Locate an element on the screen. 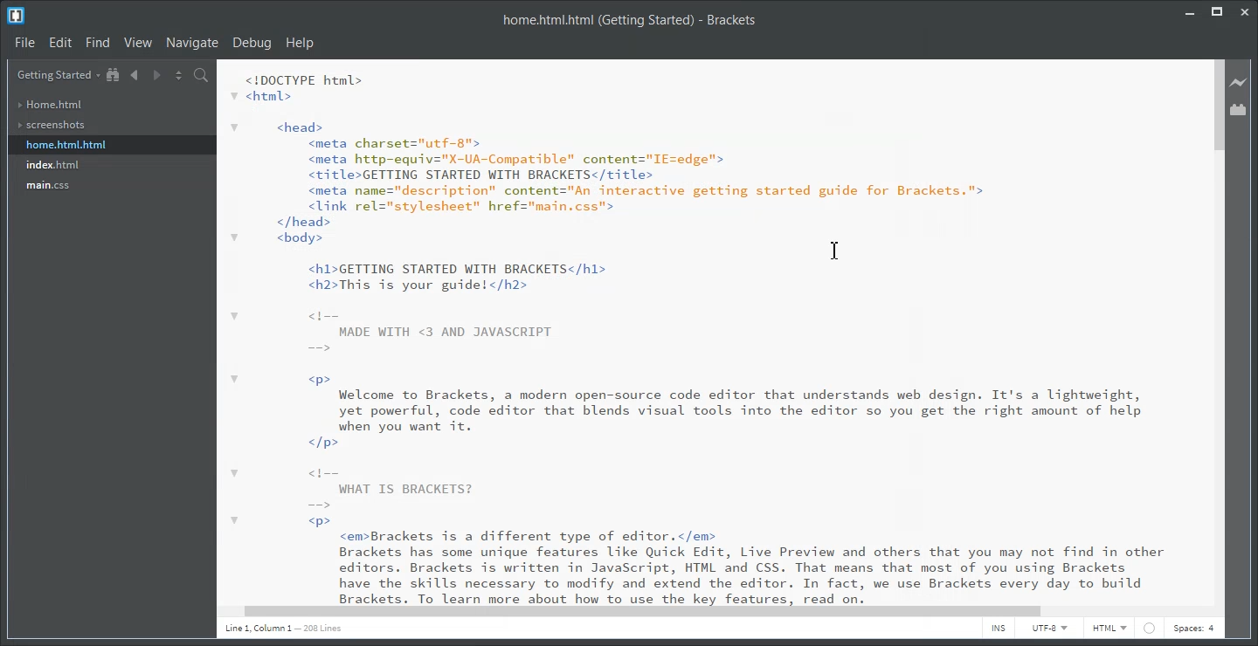  File is located at coordinates (25, 43).